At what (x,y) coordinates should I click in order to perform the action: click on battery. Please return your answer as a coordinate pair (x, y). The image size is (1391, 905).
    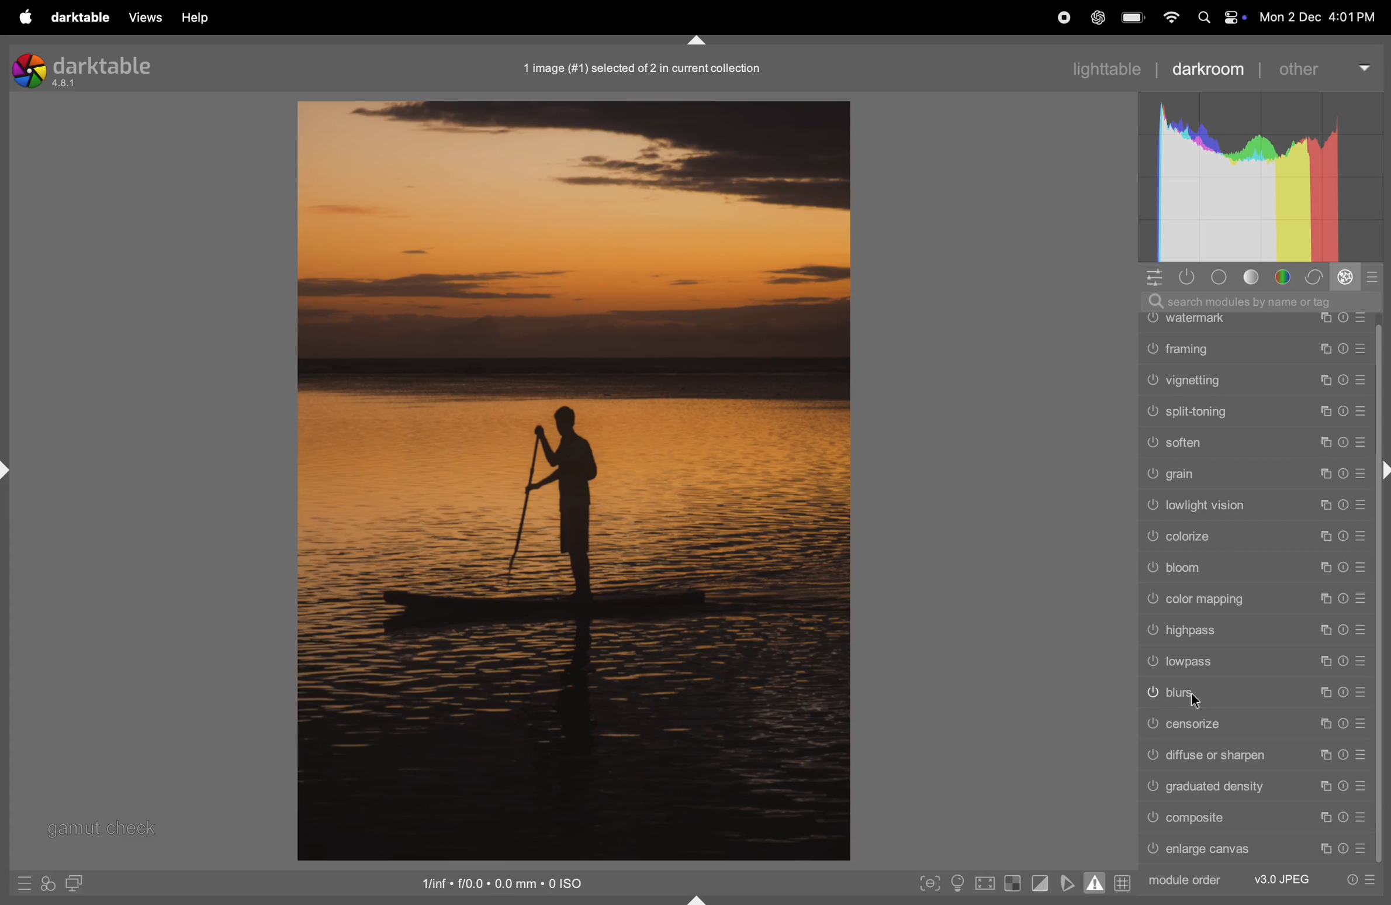
    Looking at the image, I should click on (1134, 16).